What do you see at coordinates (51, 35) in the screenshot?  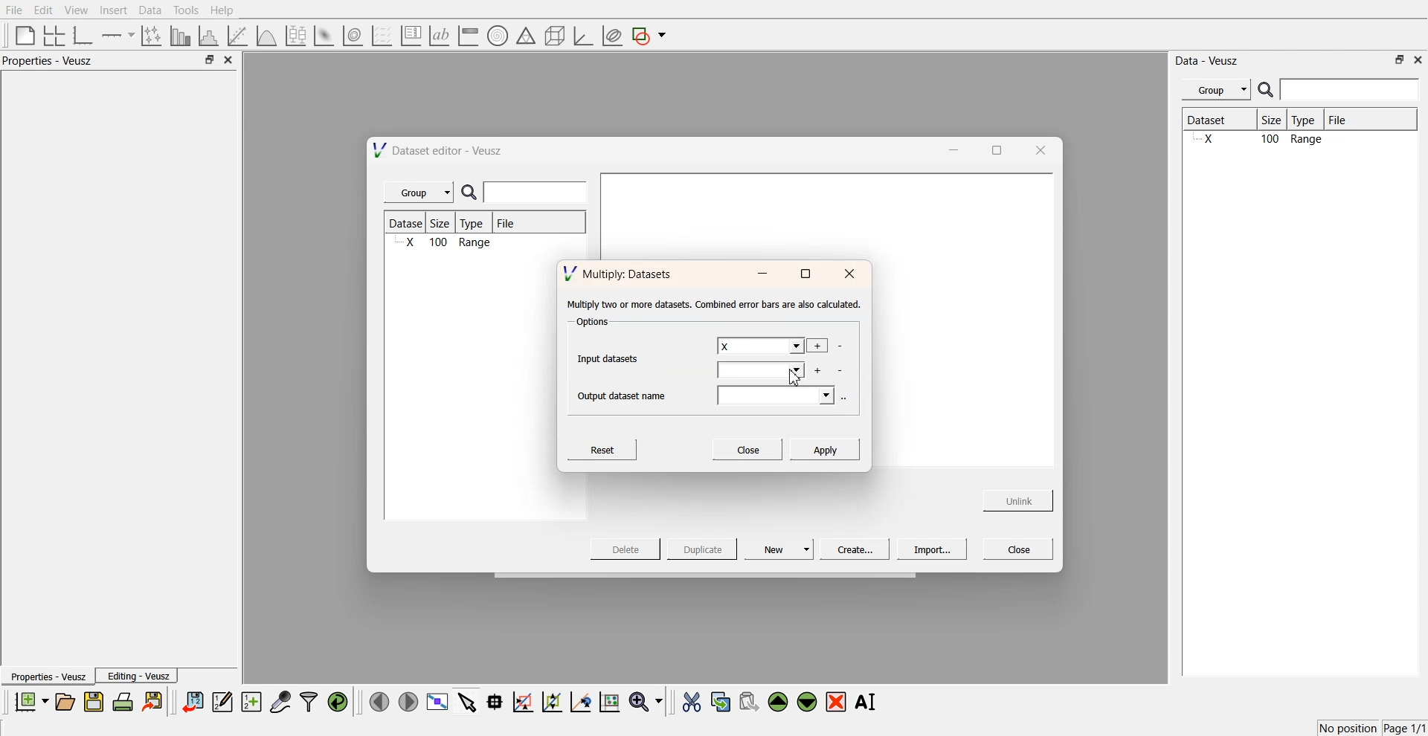 I see `arrange graphs` at bounding box center [51, 35].